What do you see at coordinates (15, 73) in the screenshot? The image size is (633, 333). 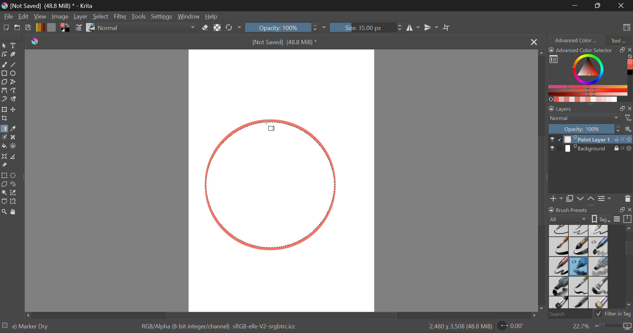 I see `Elipses Selected` at bounding box center [15, 73].